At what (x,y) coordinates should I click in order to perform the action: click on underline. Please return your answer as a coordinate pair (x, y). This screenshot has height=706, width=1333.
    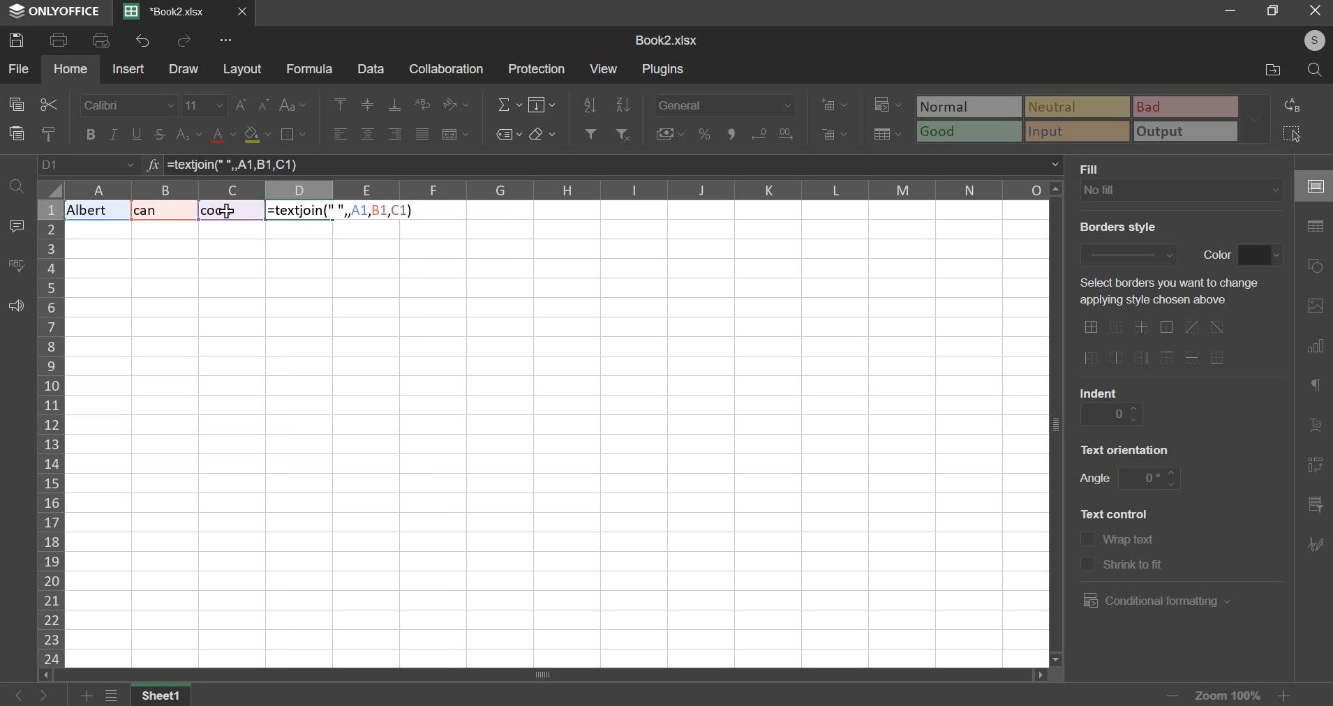
    Looking at the image, I should click on (137, 134).